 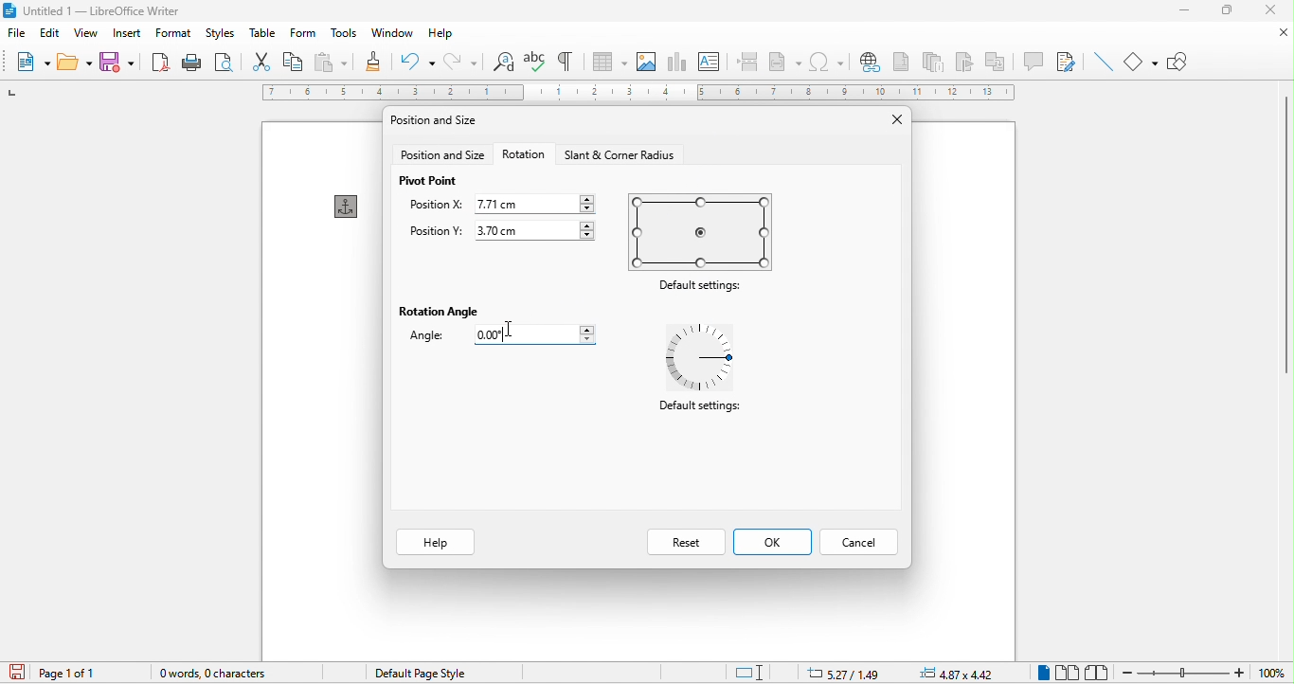 I want to click on edit, so click(x=52, y=33).